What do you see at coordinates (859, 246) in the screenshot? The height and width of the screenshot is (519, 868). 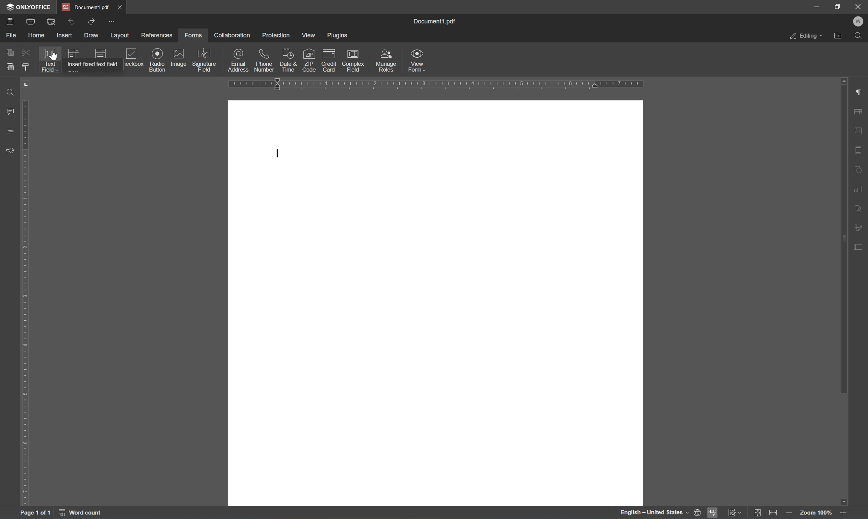 I see `form settings` at bounding box center [859, 246].